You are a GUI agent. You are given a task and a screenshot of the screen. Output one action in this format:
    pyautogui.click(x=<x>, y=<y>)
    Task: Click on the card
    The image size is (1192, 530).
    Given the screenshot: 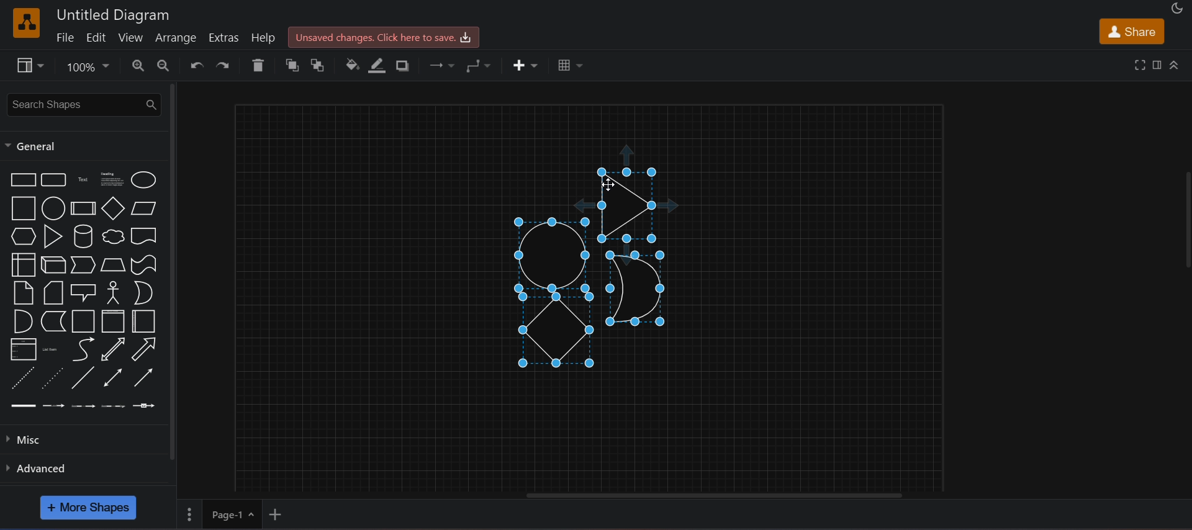 What is the action you would take?
    pyautogui.click(x=52, y=293)
    